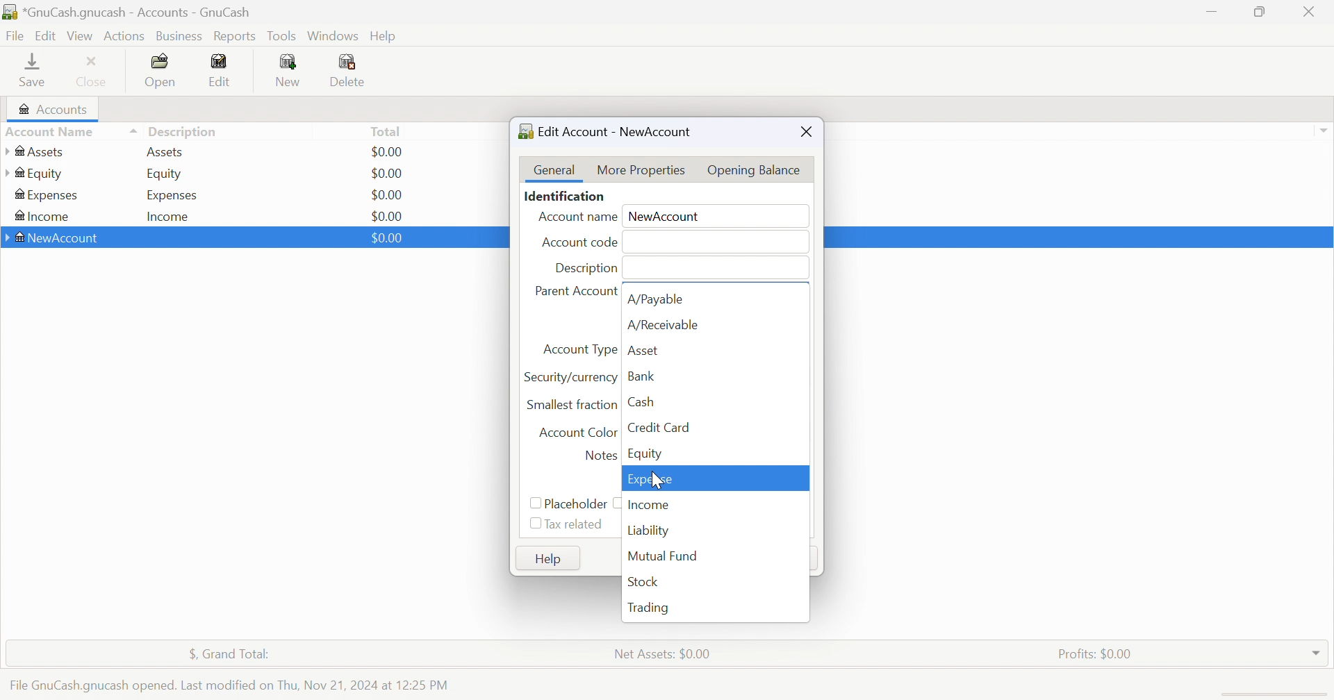  What do you see at coordinates (47, 196) in the screenshot?
I see `Expenses` at bounding box center [47, 196].